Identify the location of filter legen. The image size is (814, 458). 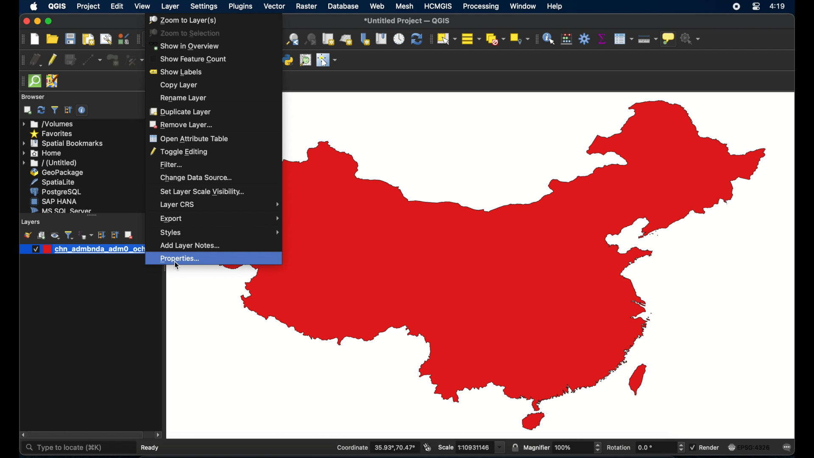
(69, 235).